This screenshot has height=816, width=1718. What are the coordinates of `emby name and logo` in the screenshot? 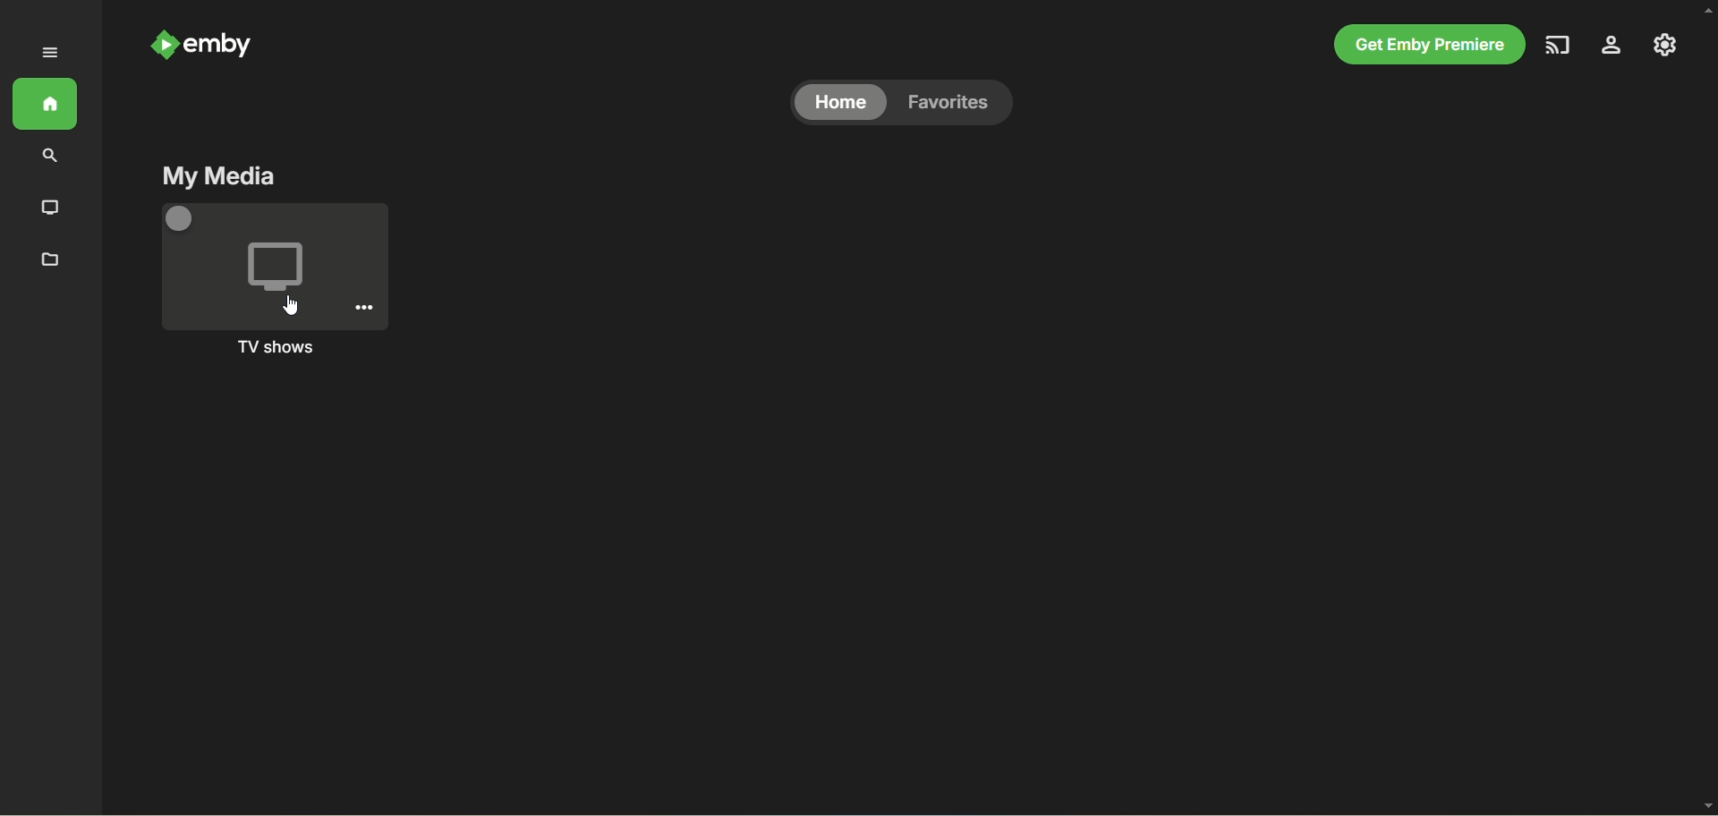 It's located at (205, 45).